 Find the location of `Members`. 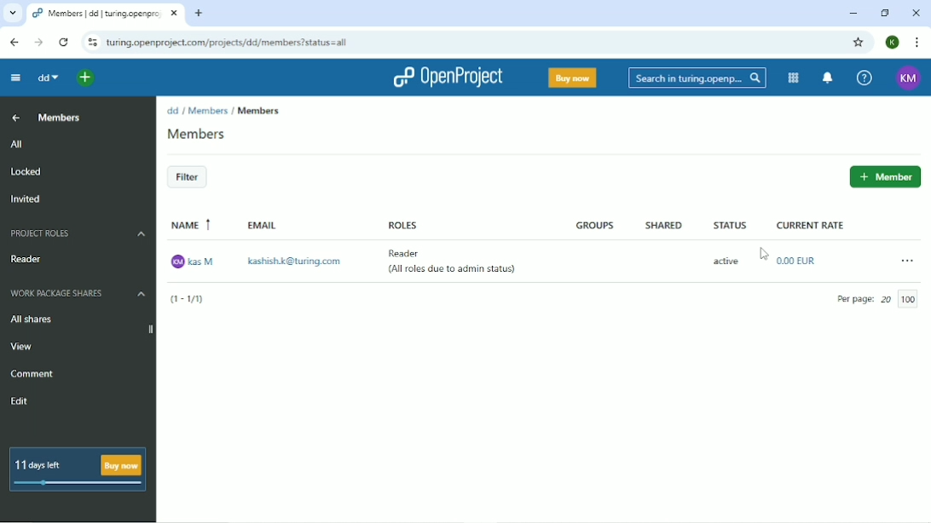

Members is located at coordinates (61, 118).